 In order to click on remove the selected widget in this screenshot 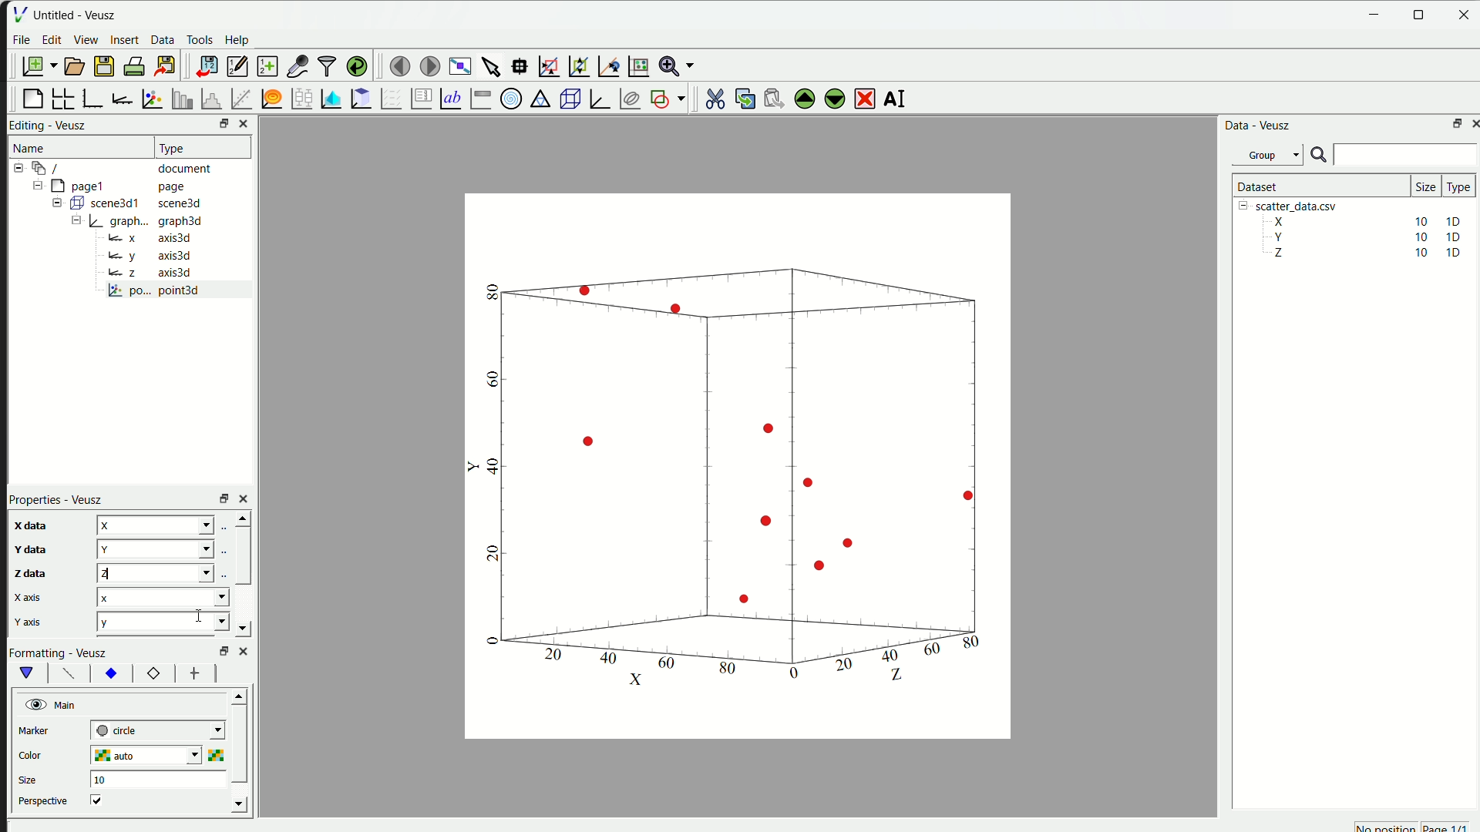, I will do `click(862, 98)`.